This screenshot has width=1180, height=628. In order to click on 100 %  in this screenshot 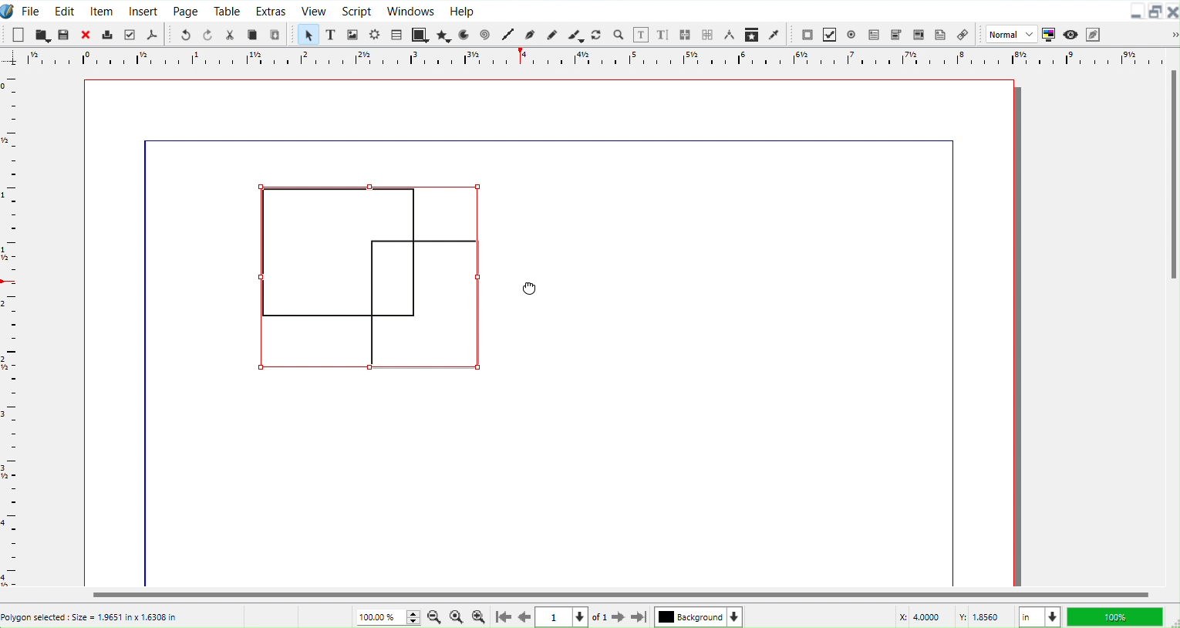, I will do `click(1118, 616)`.